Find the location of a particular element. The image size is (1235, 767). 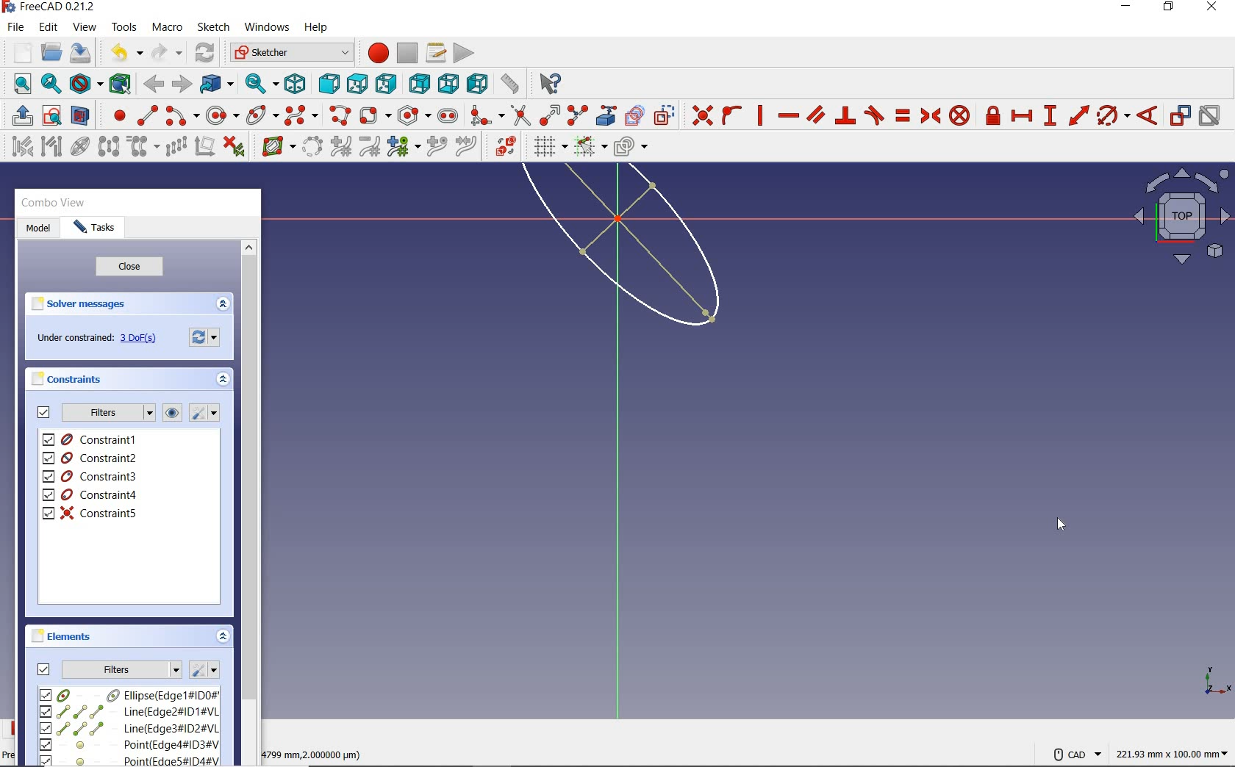

fit selection is located at coordinates (50, 84).